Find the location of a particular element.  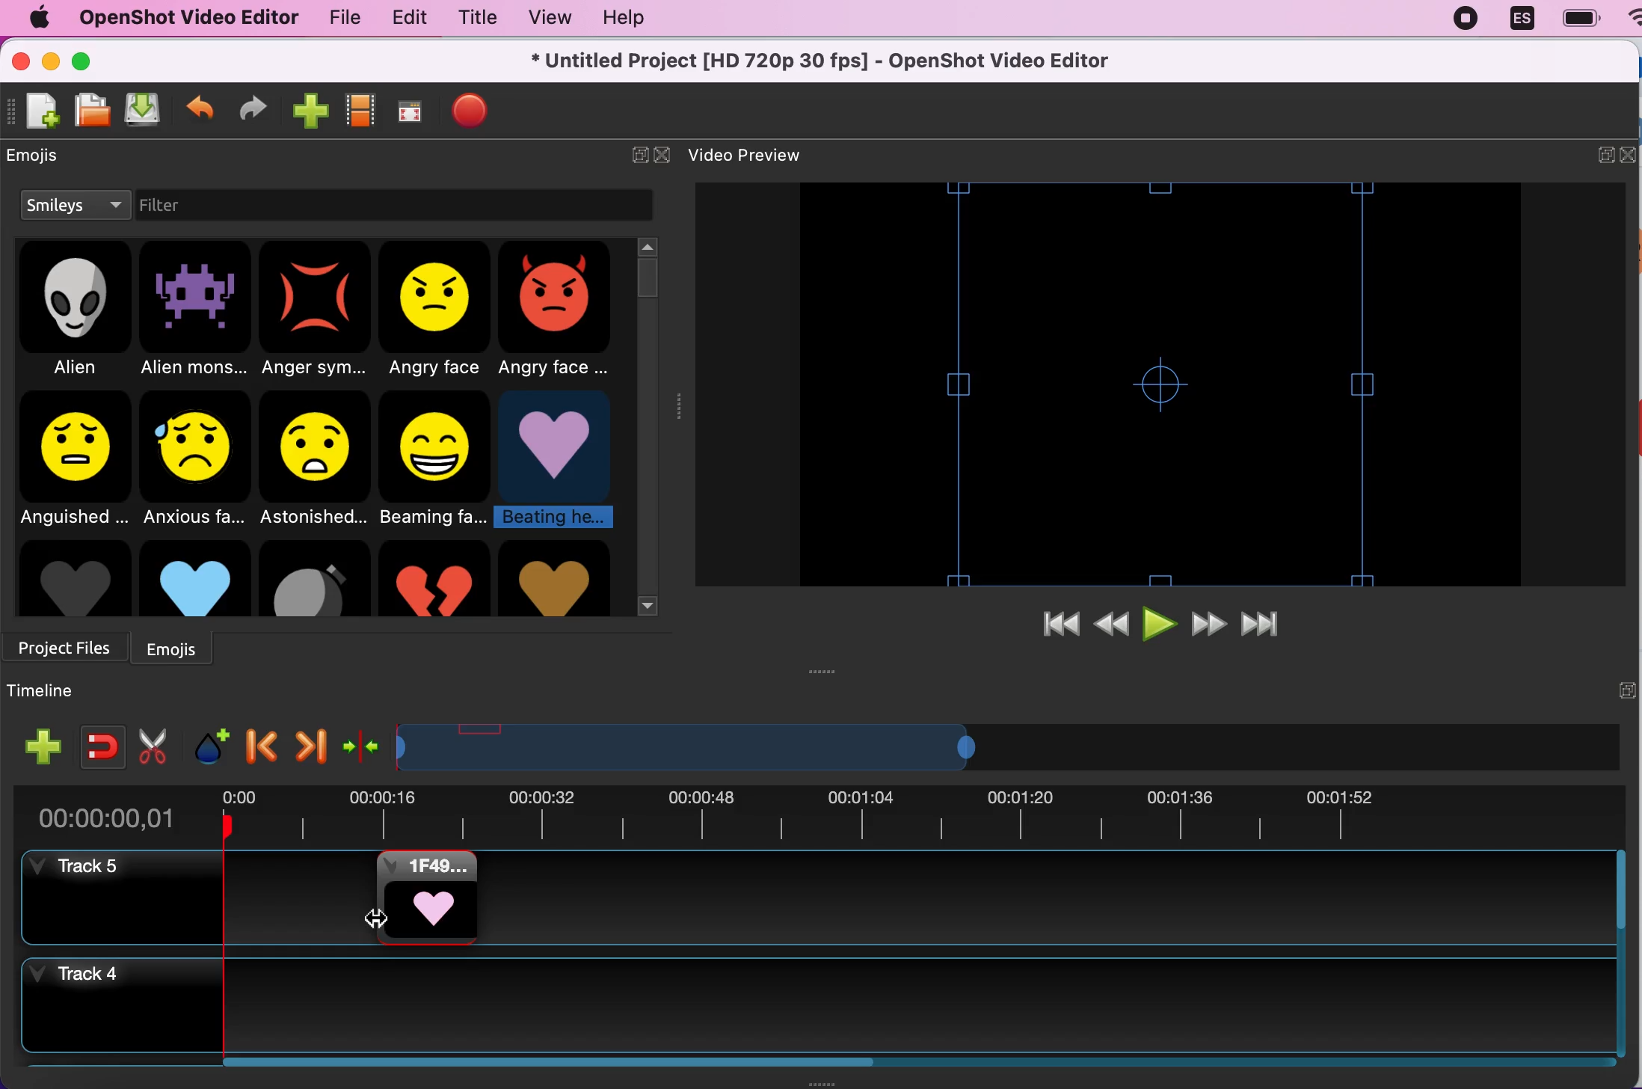

track 5 is located at coordinates (1044, 898).